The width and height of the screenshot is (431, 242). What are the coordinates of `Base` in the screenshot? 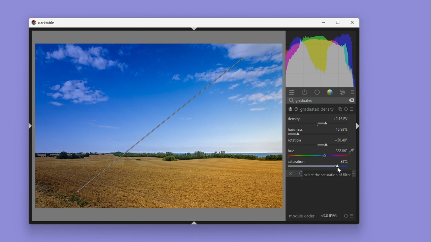 It's located at (297, 110).